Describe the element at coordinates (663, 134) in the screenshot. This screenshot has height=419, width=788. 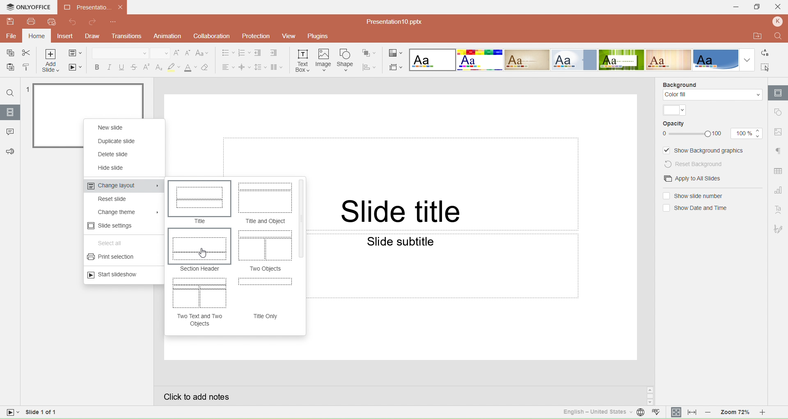
I see `0` at that location.